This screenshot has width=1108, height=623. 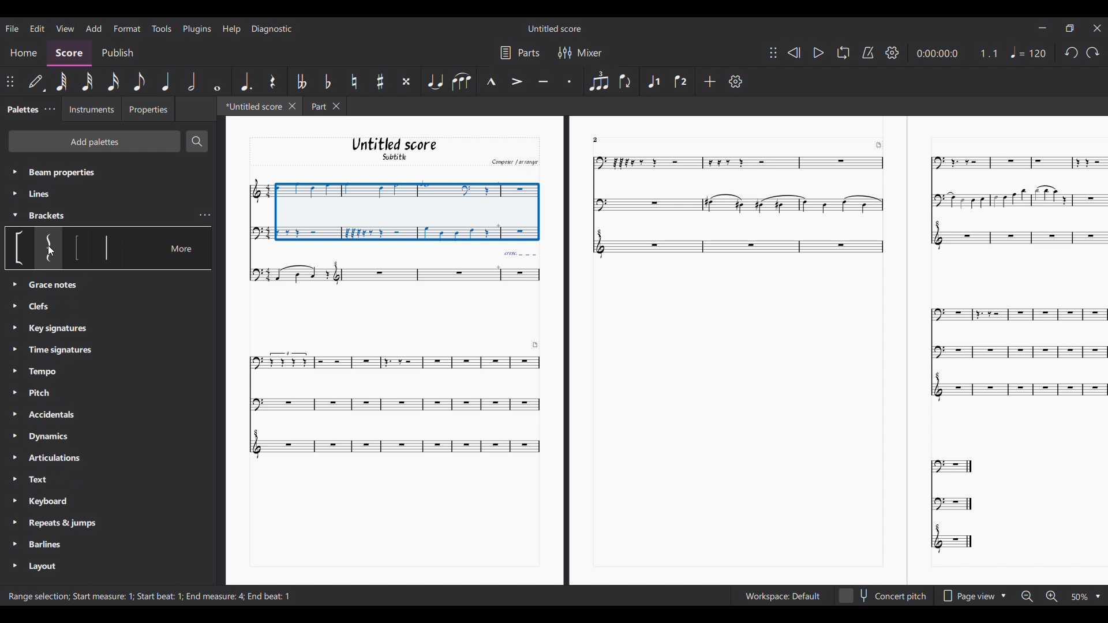 I want to click on Add, so click(x=709, y=81).